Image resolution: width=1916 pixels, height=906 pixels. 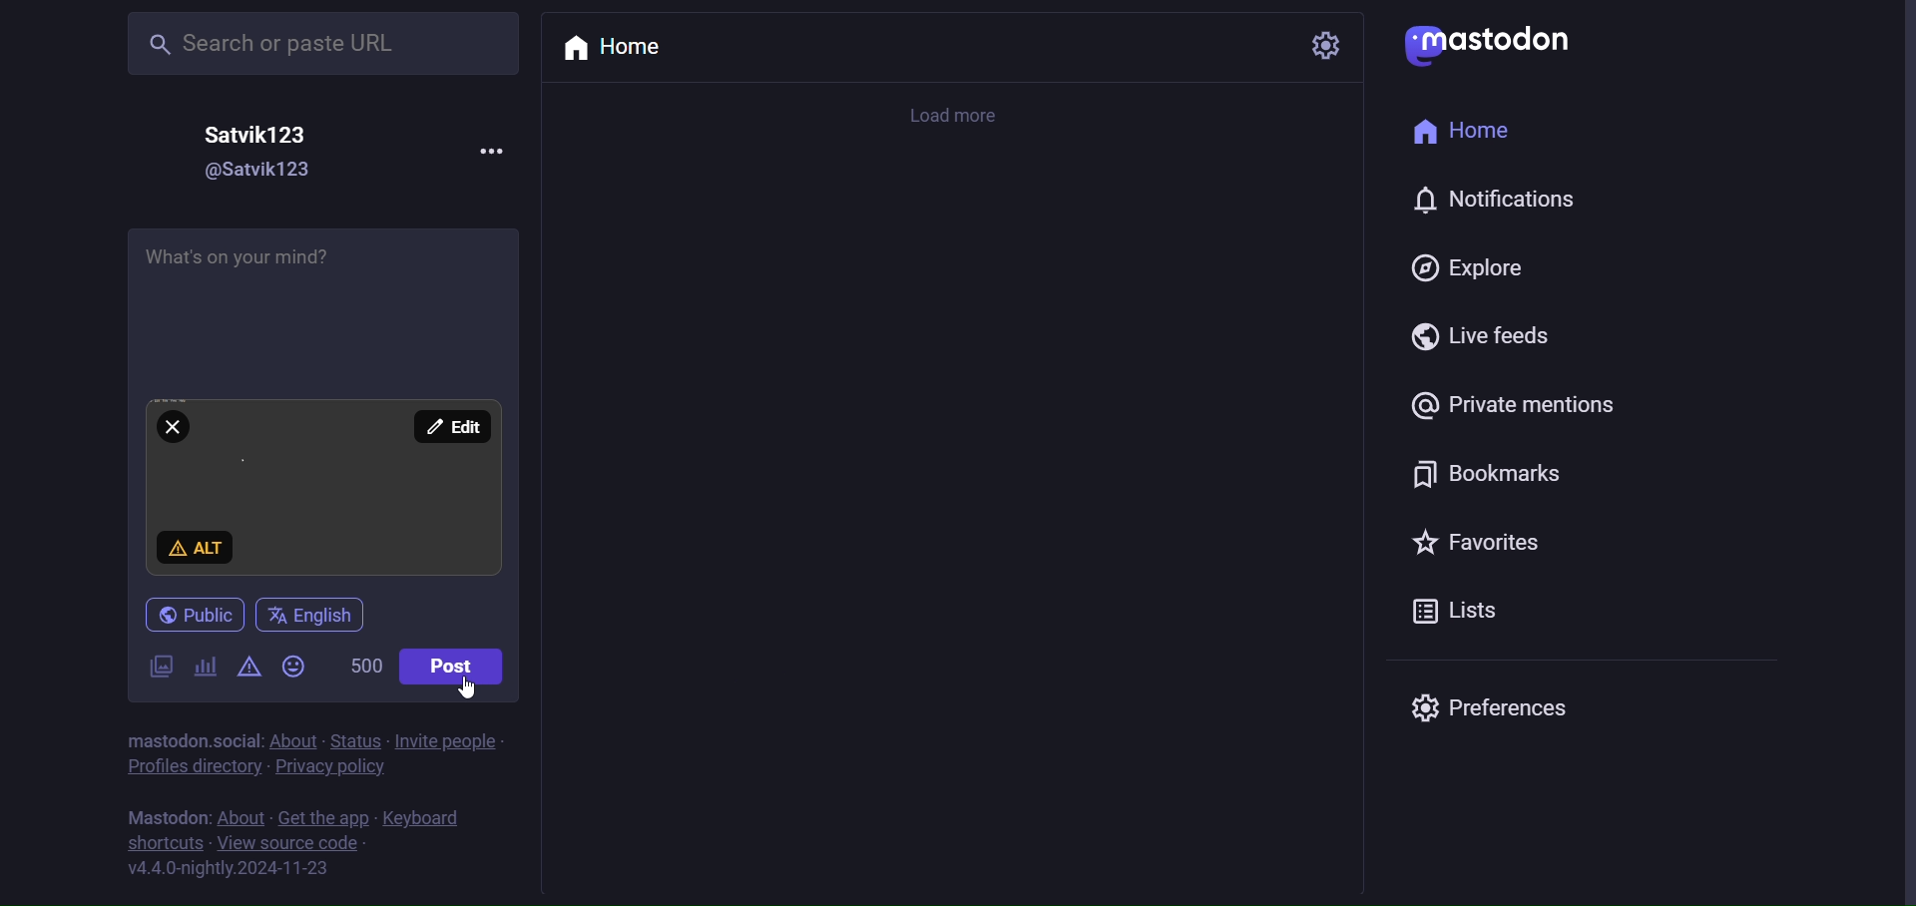 I want to click on setting, so click(x=1321, y=46).